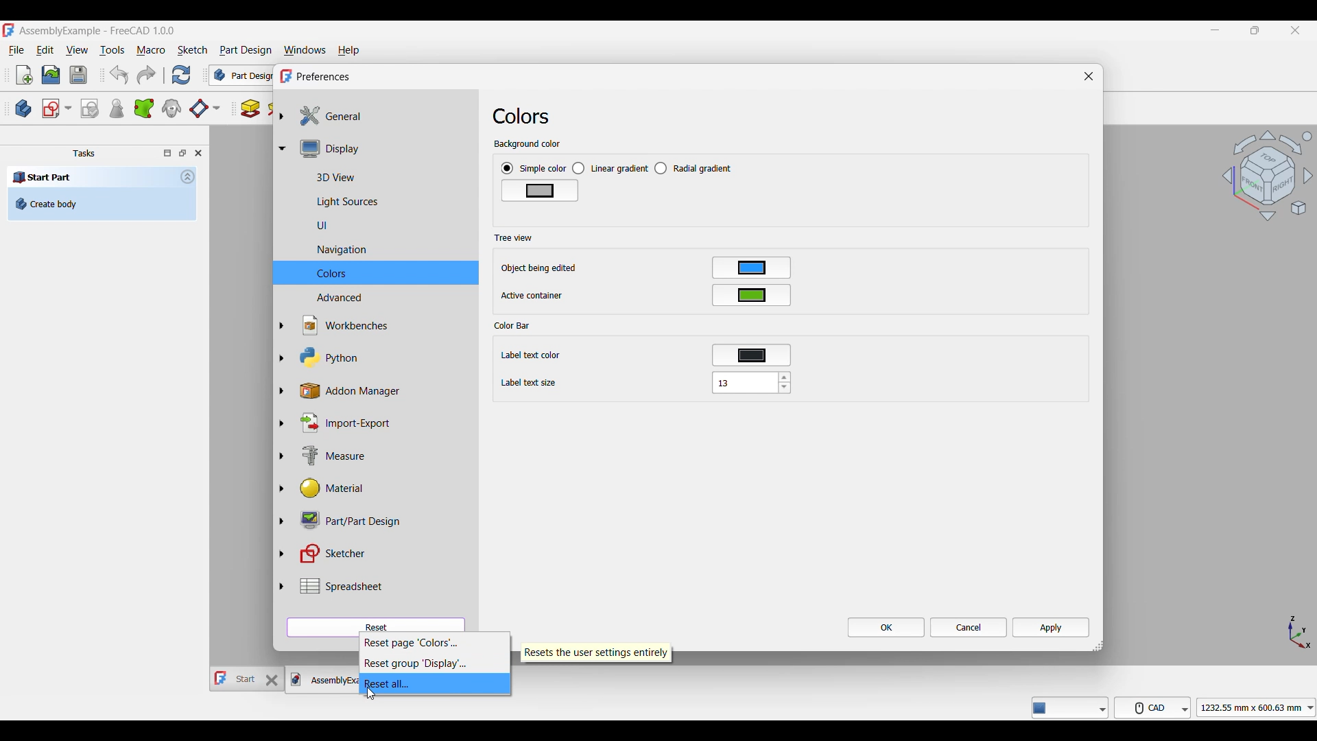 This screenshot has height=741, width=1317. What do you see at coordinates (167, 153) in the screenshot?
I see `Toggle overlay` at bounding box center [167, 153].